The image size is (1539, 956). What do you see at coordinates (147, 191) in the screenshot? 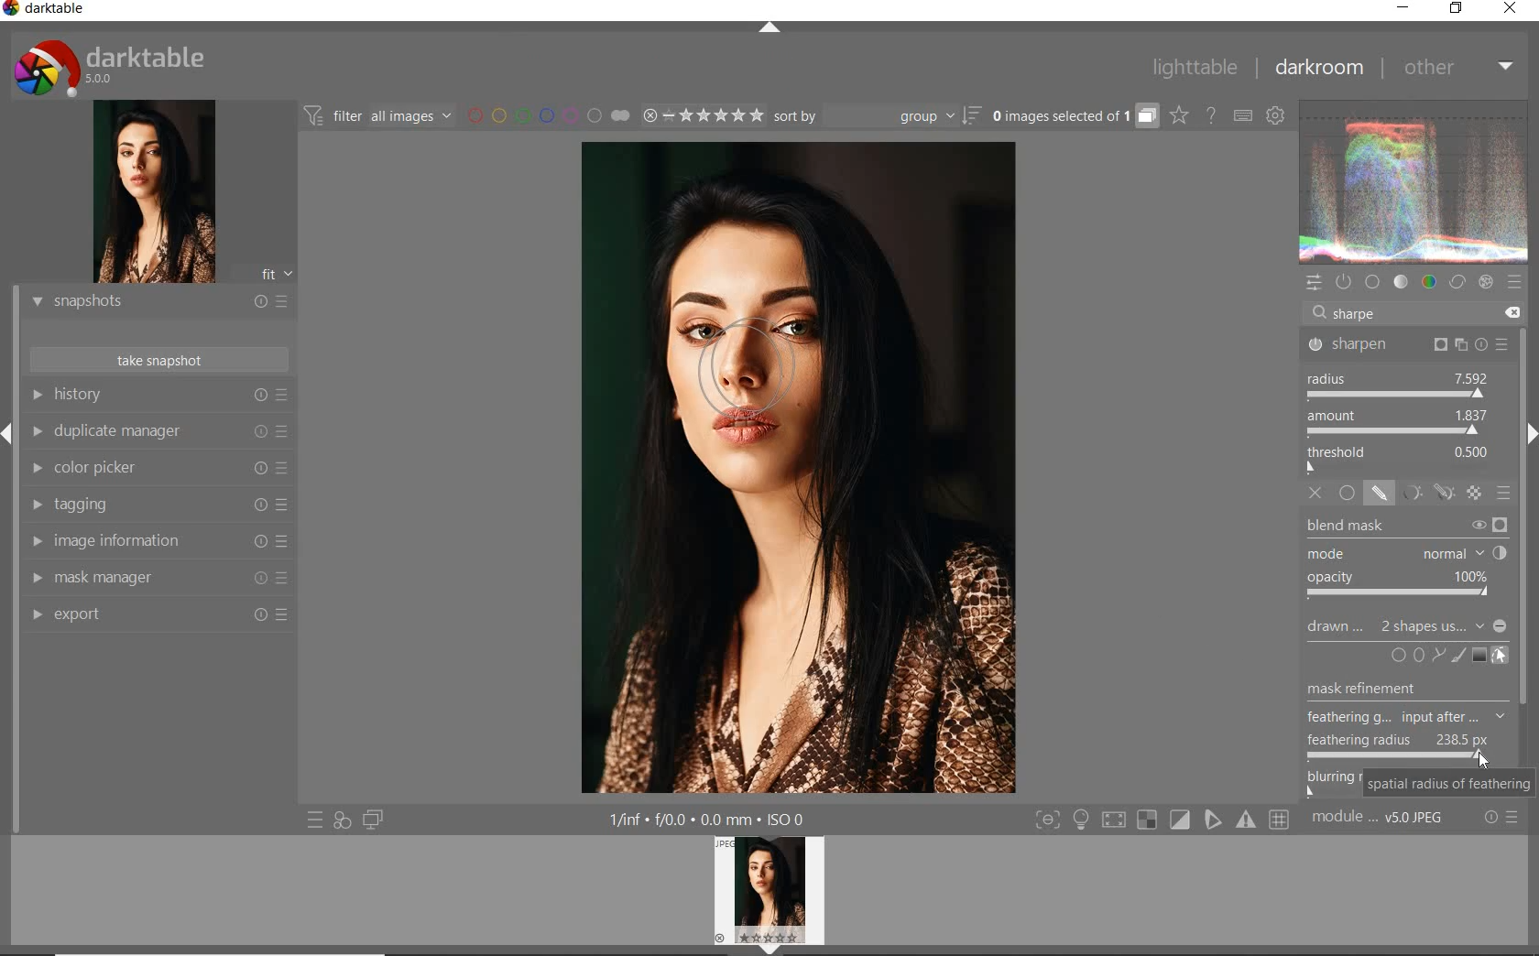
I see `image preview` at bounding box center [147, 191].